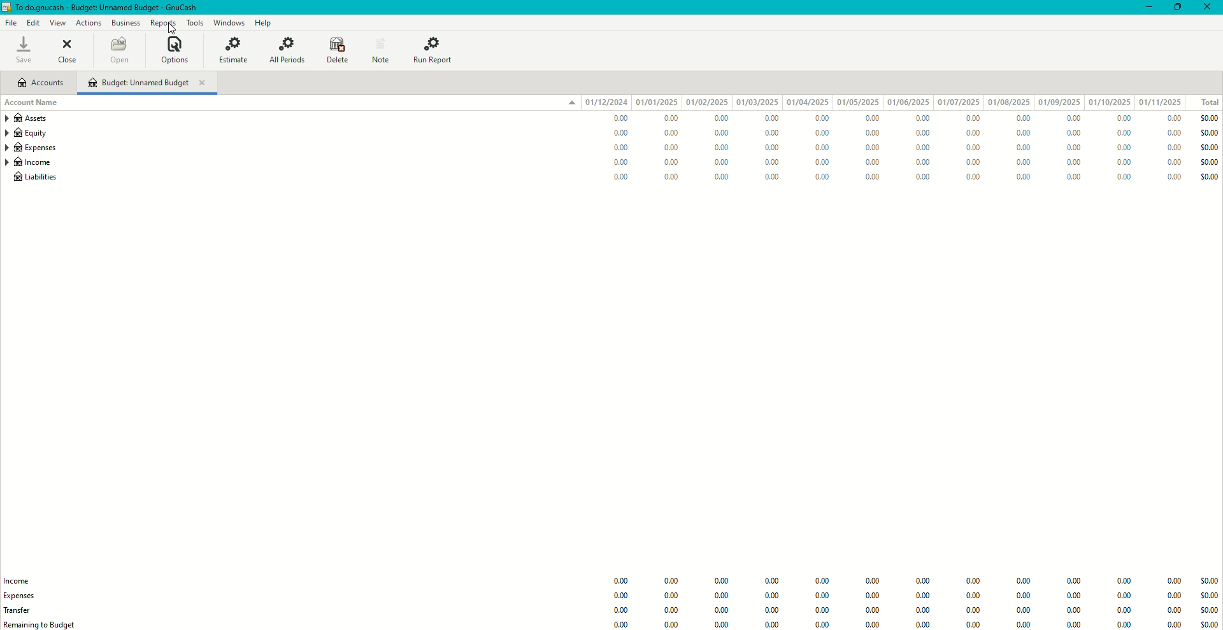 The image size is (1223, 630). I want to click on Estimate, so click(235, 51).